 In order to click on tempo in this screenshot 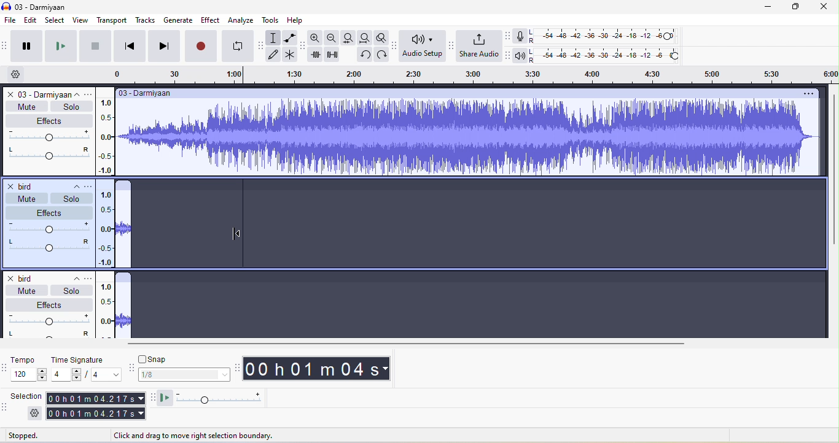, I will do `click(27, 361)`.